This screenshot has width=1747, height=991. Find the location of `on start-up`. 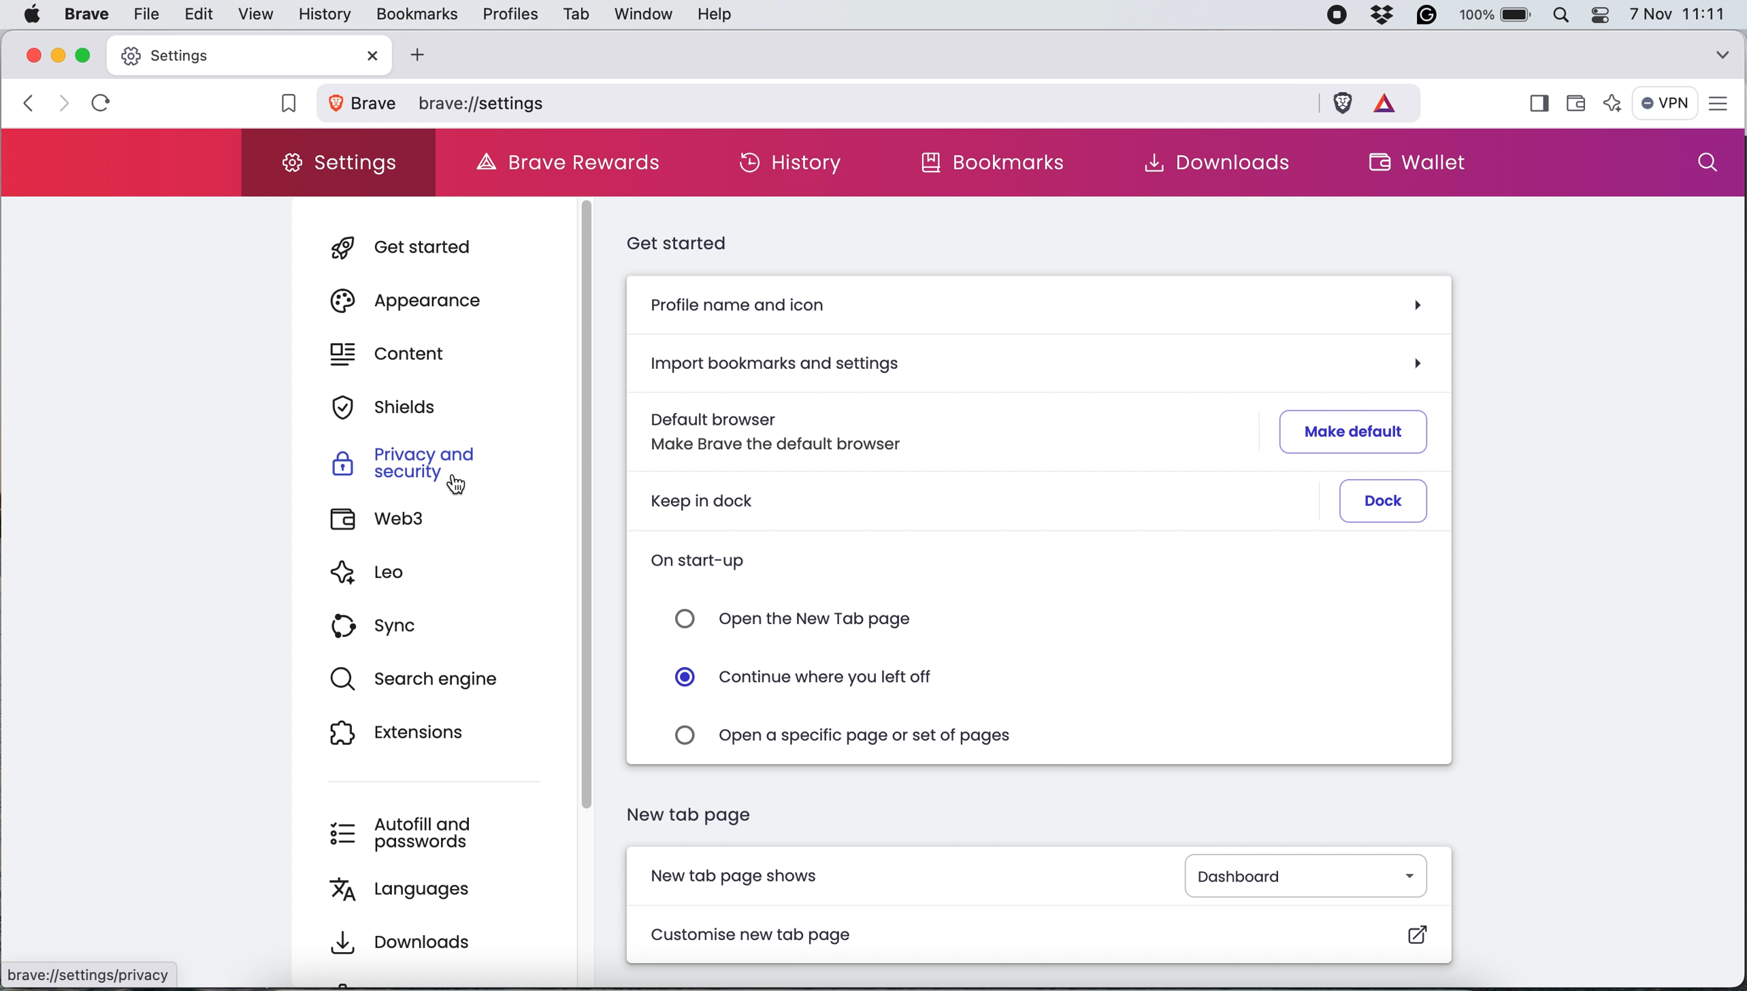

on start-up is located at coordinates (709, 562).